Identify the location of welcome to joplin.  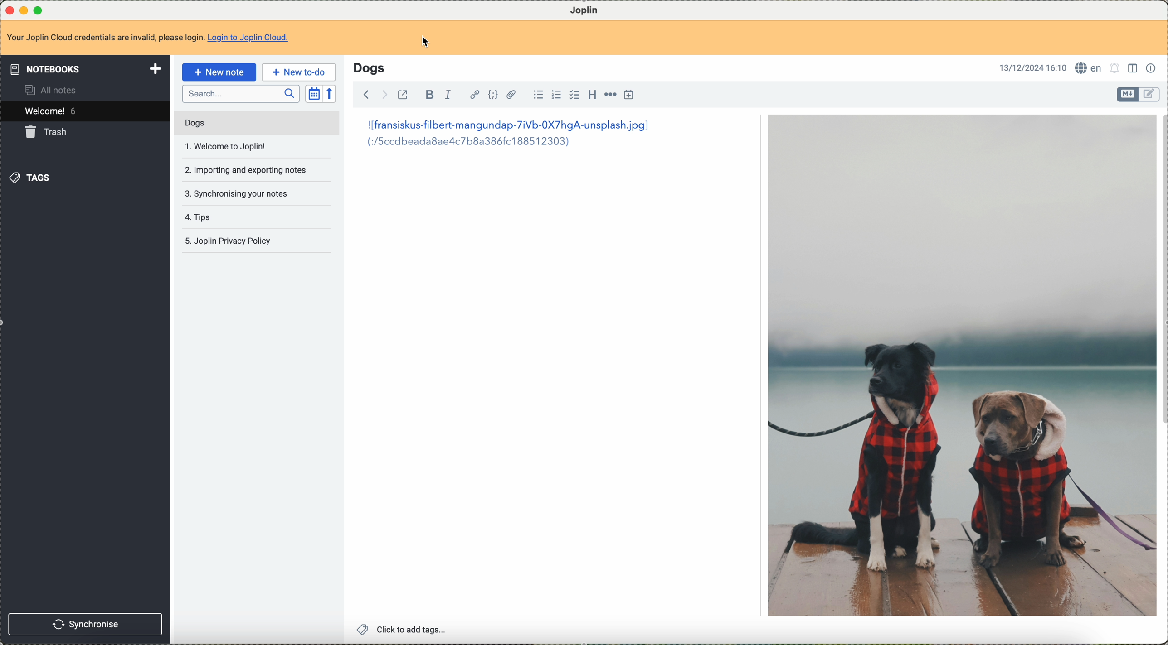
(231, 144).